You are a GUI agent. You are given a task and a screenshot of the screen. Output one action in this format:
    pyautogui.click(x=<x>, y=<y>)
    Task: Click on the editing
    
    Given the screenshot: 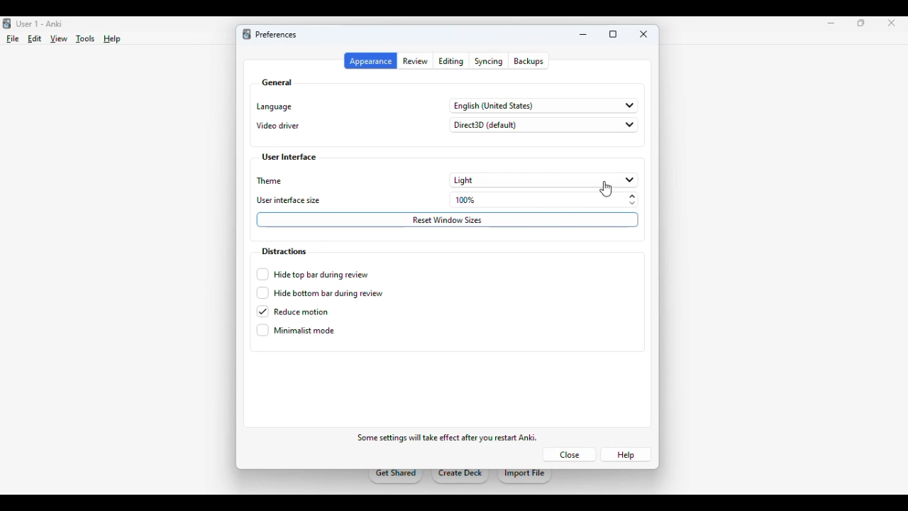 What is the action you would take?
    pyautogui.click(x=452, y=61)
    